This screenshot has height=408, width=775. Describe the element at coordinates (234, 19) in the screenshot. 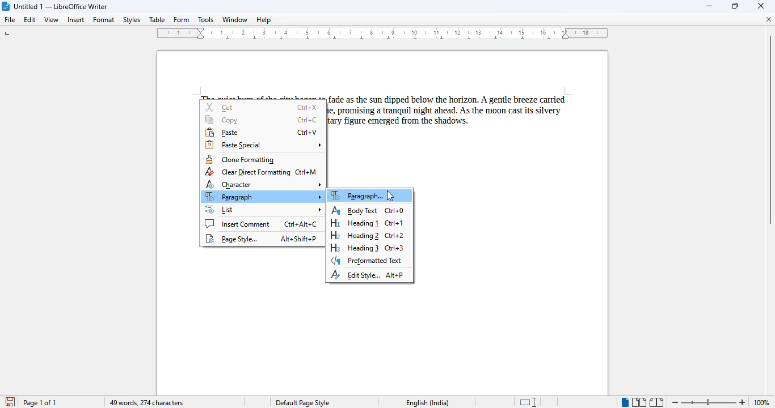

I see `window` at that location.